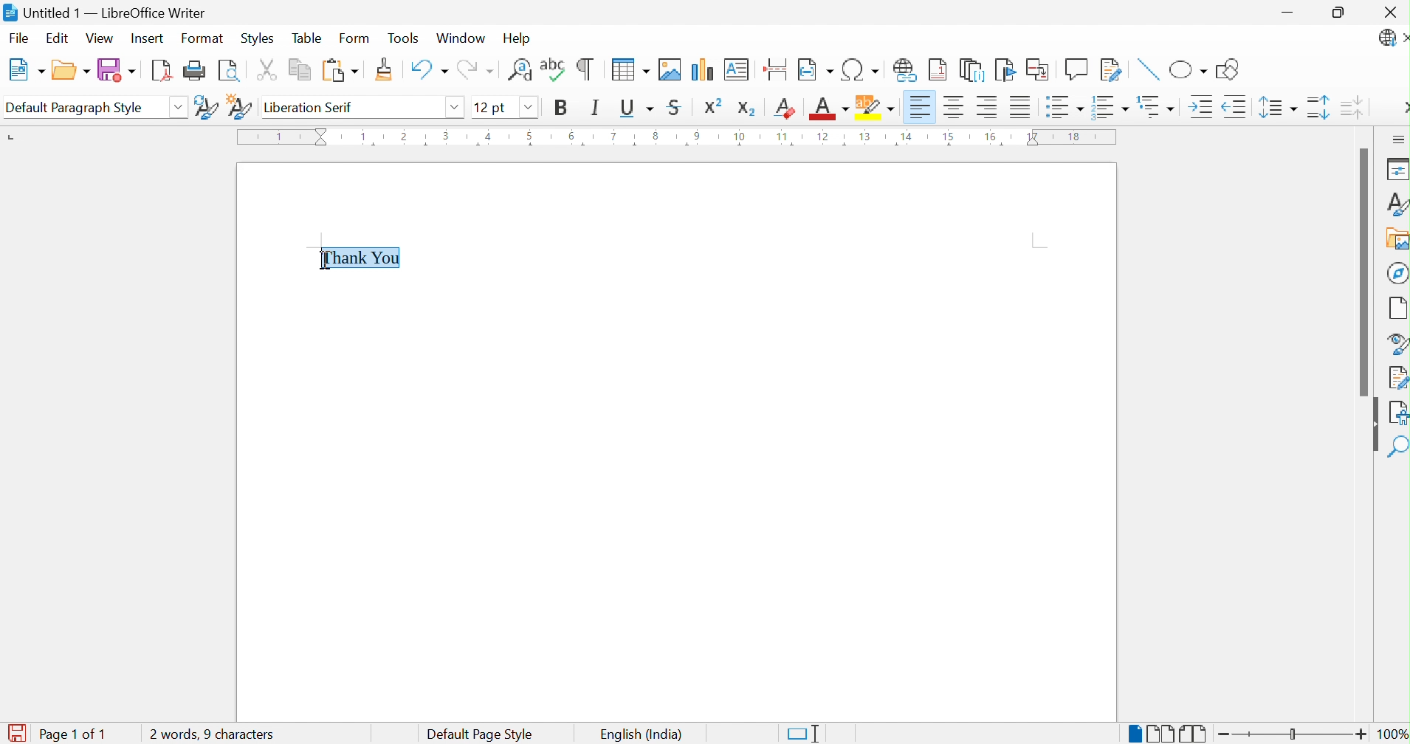 This screenshot has width=1410, height=744. I want to click on Export as PDF, so click(162, 71).